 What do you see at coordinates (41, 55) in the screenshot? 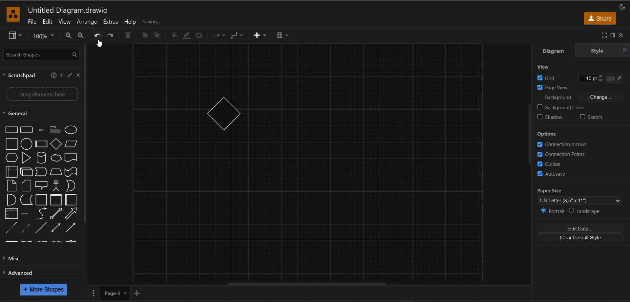
I see `search shapes` at bounding box center [41, 55].